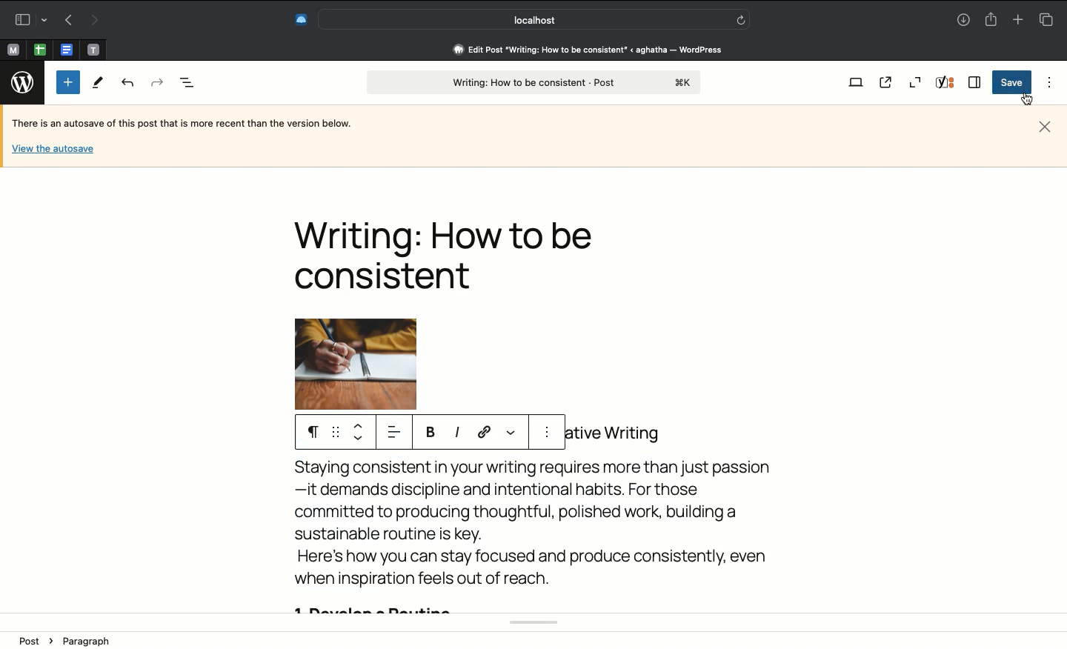 This screenshot has width=1067, height=649. What do you see at coordinates (1026, 99) in the screenshot?
I see `cursor` at bounding box center [1026, 99].